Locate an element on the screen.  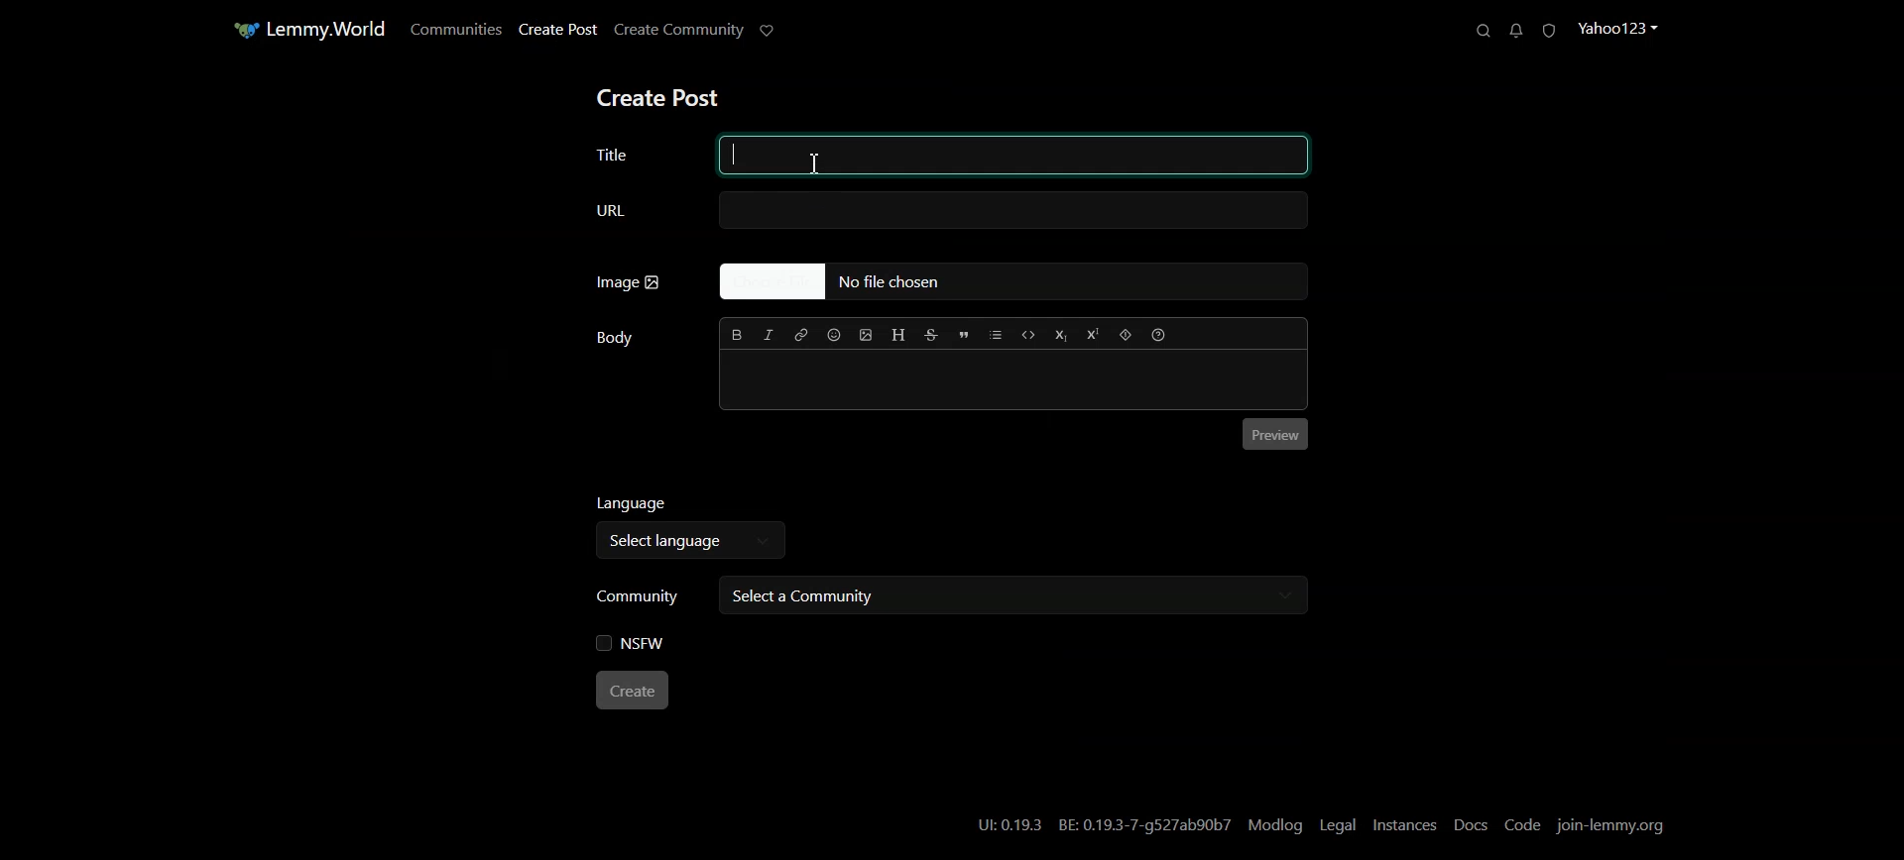
Bold  is located at coordinates (737, 334).